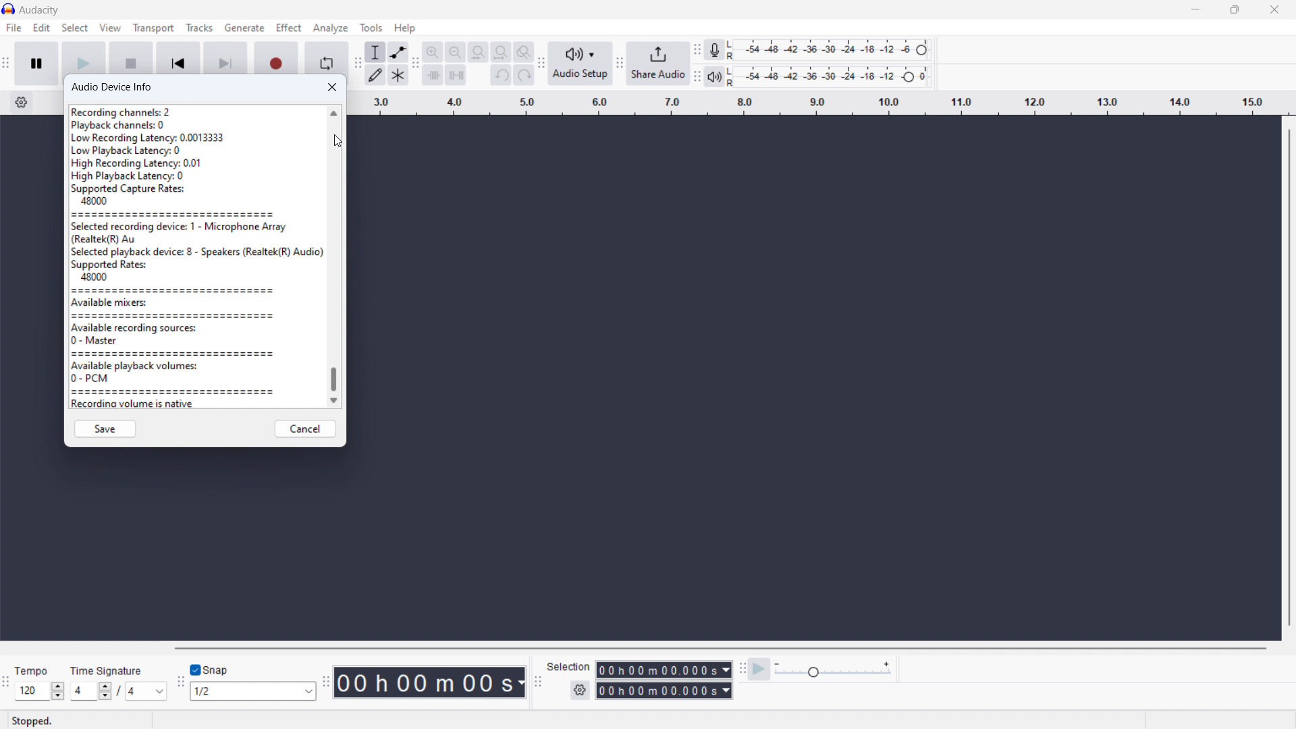 Image resolution: width=1296 pixels, height=729 pixels. I want to click on save, so click(103, 429).